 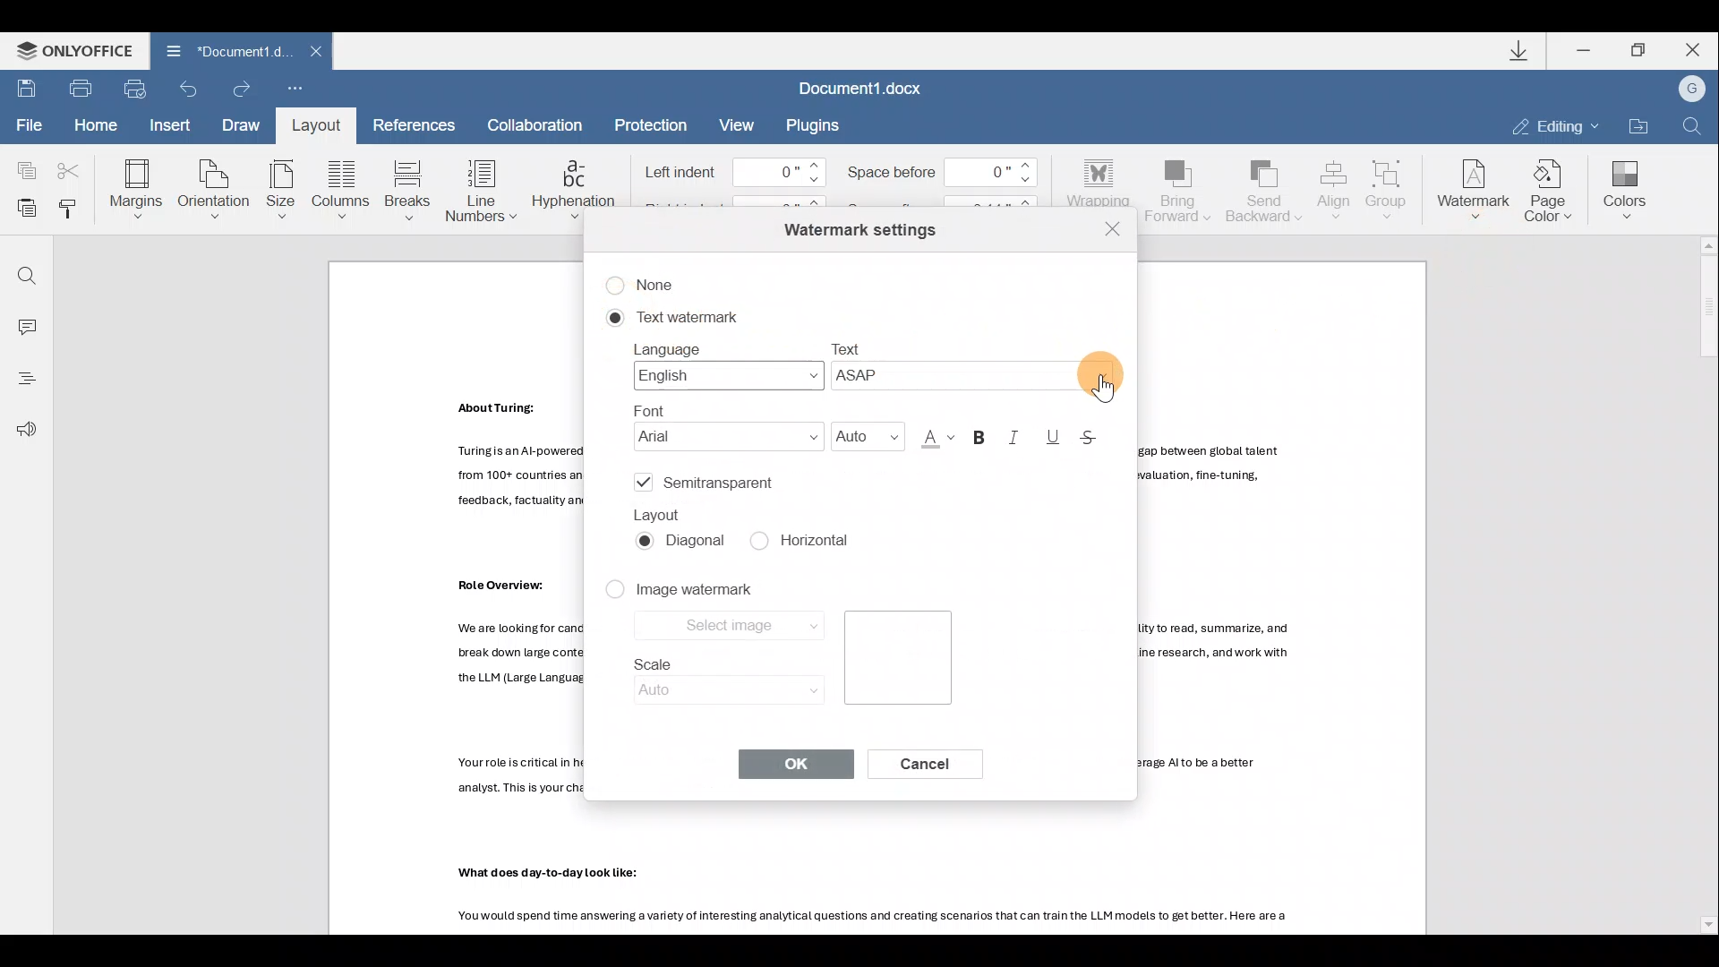 I want to click on , so click(x=500, y=585).